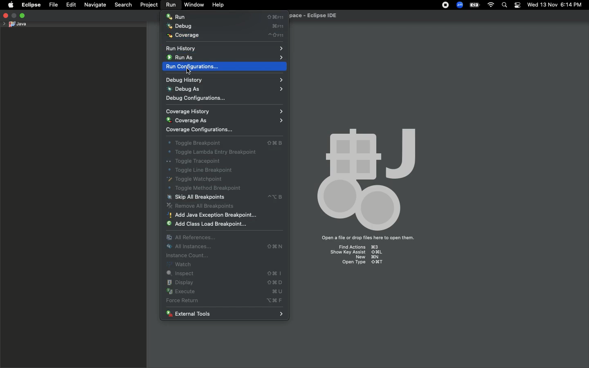  Describe the element at coordinates (148, 6) in the screenshot. I see `Project` at that location.